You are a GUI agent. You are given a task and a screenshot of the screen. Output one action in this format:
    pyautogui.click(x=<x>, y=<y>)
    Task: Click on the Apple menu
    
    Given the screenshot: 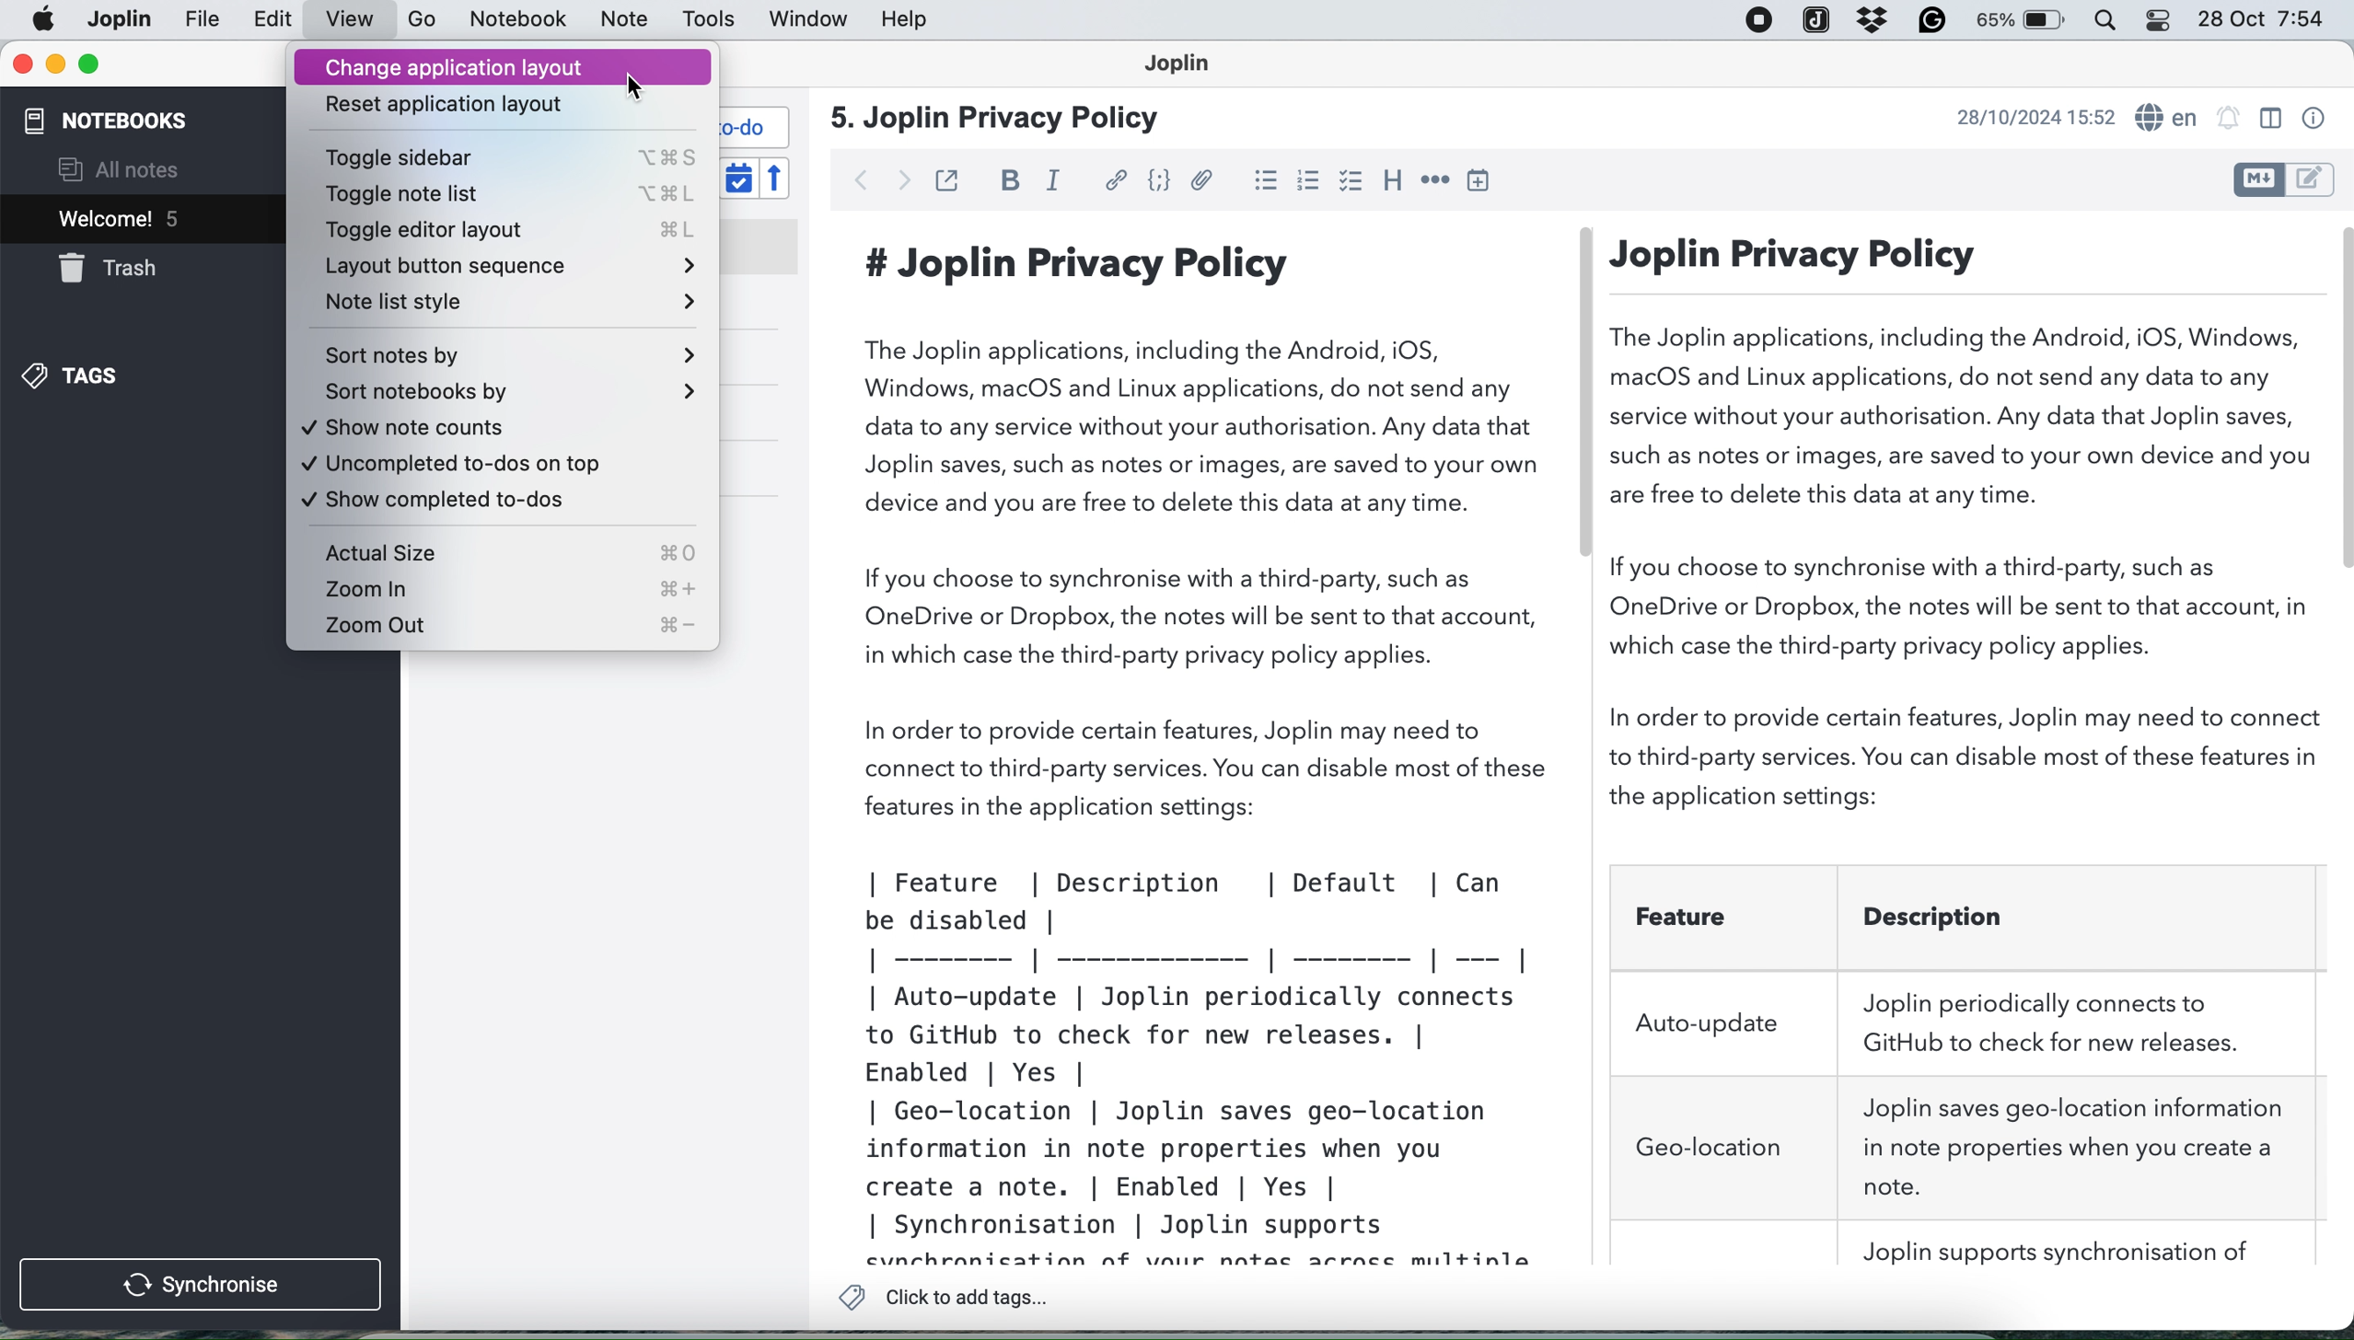 What is the action you would take?
    pyautogui.click(x=45, y=19)
    